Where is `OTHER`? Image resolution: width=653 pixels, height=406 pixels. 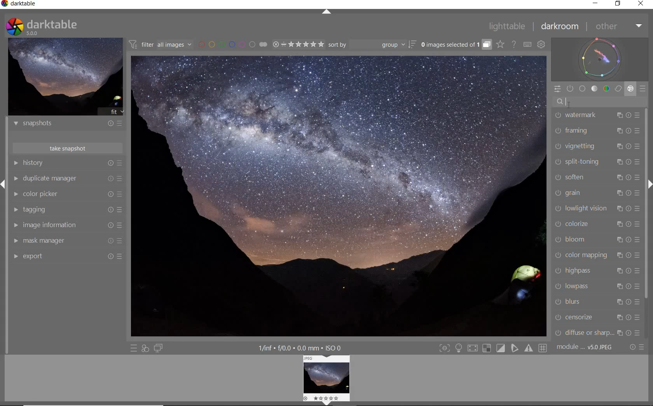
OTHER is located at coordinates (619, 27).